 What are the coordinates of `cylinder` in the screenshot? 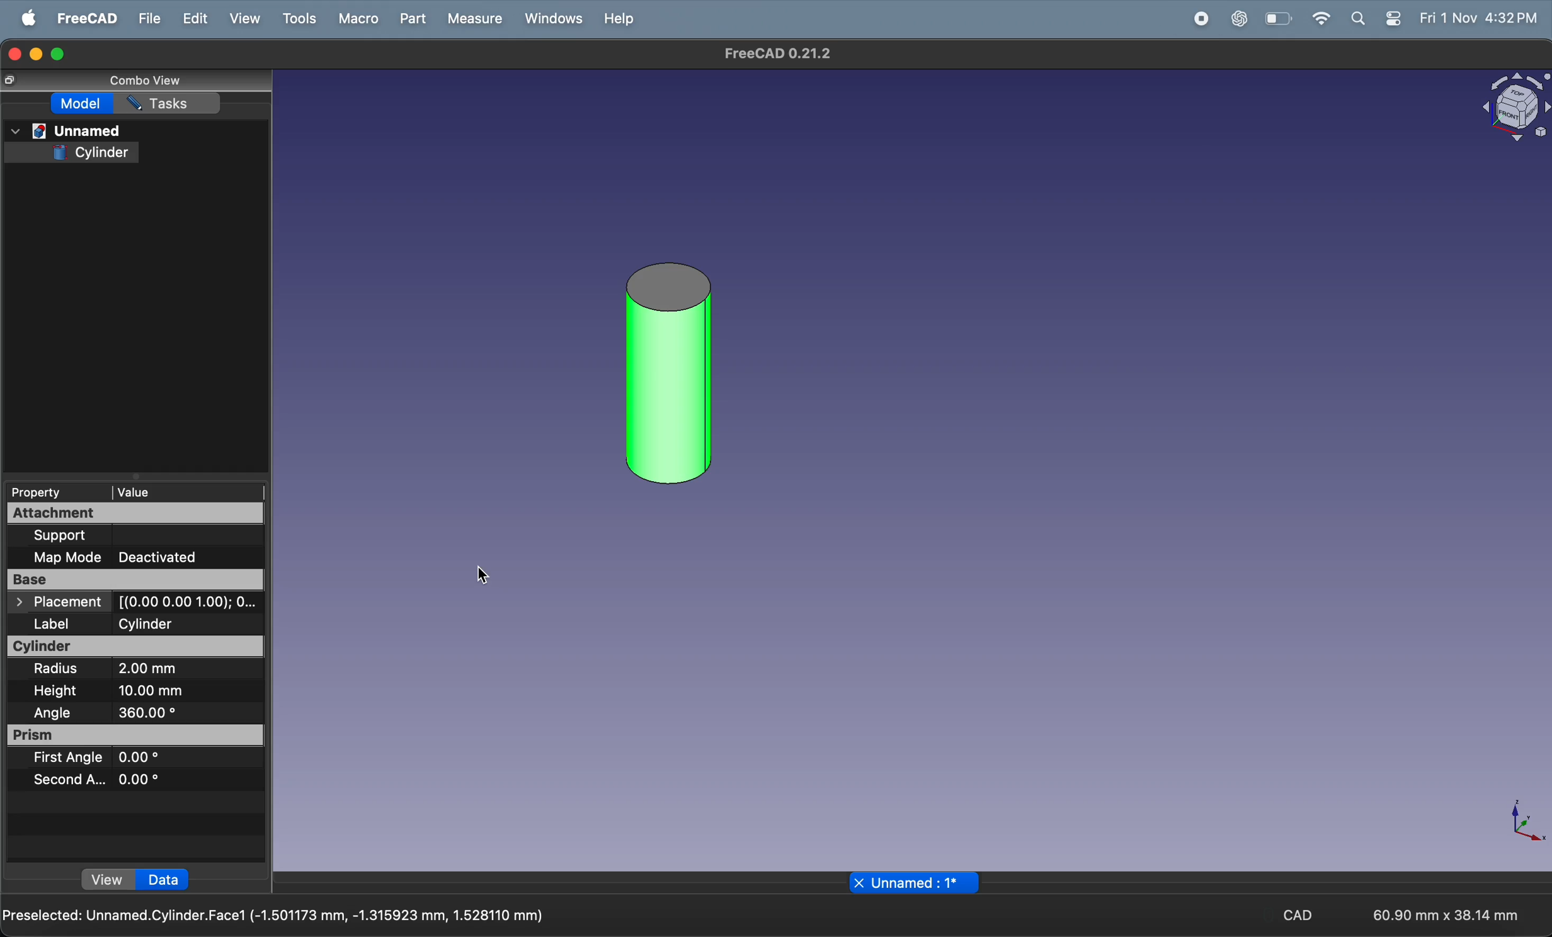 It's located at (137, 647).